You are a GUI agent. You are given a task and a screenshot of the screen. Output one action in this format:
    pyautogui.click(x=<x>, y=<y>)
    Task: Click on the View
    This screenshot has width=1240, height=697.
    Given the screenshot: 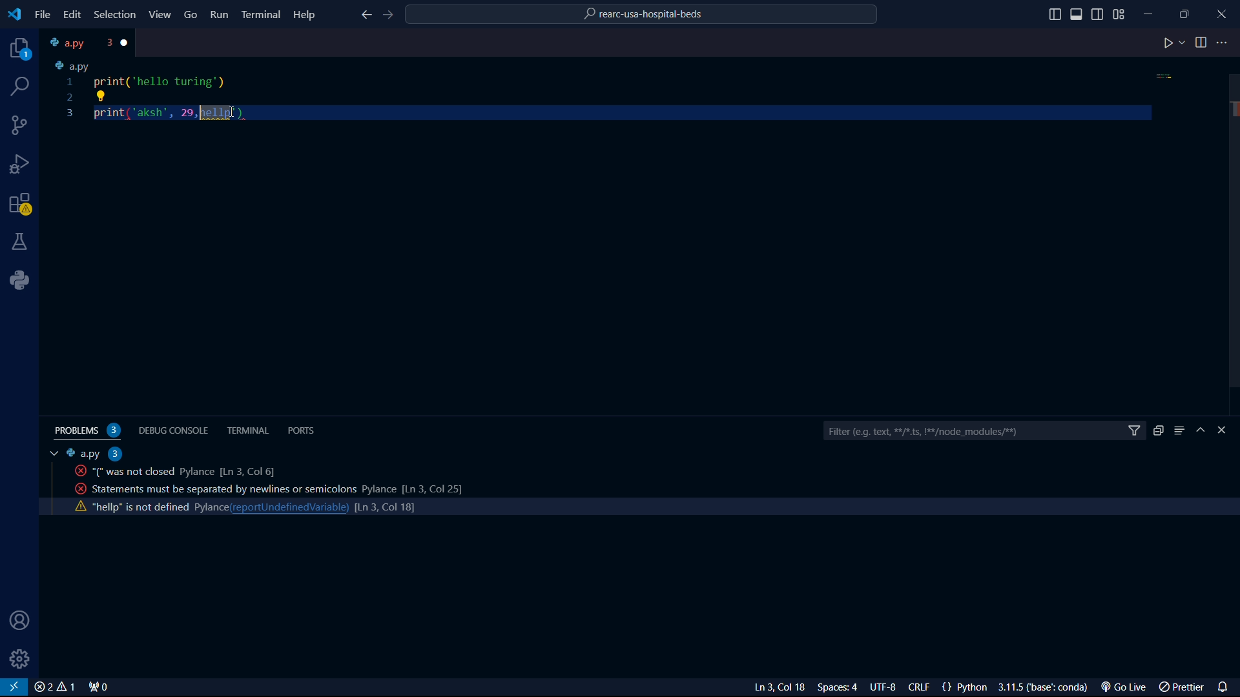 What is the action you would take?
    pyautogui.click(x=161, y=14)
    